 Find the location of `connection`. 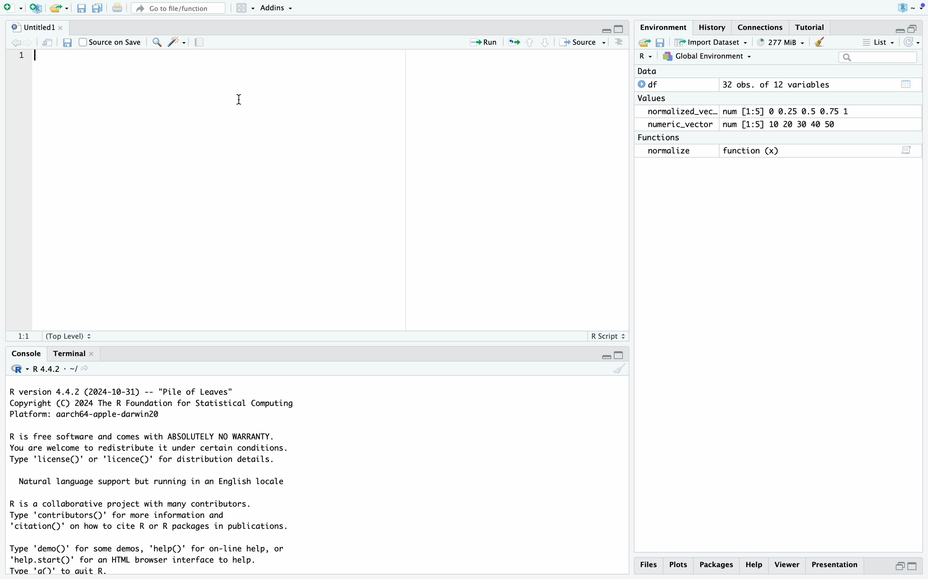

connection is located at coordinates (763, 27).